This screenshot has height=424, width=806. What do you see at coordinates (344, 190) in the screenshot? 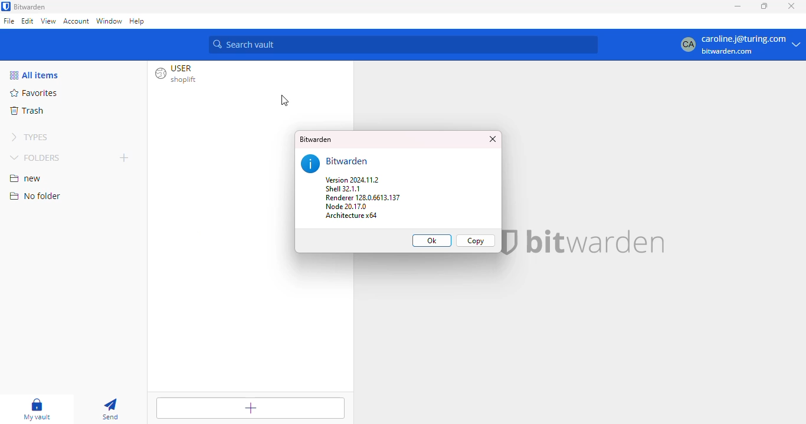
I see `Shell 32.1.1` at bounding box center [344, 190].